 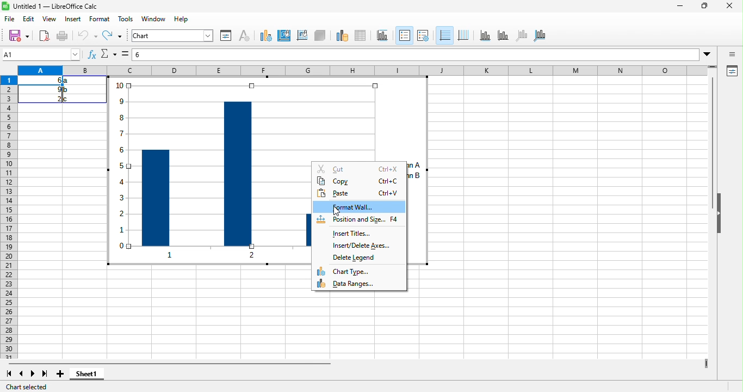 What do you see at coordinates (356, 285) in the screenshot?
I see `data ranges` at bounding box center [356, 285].